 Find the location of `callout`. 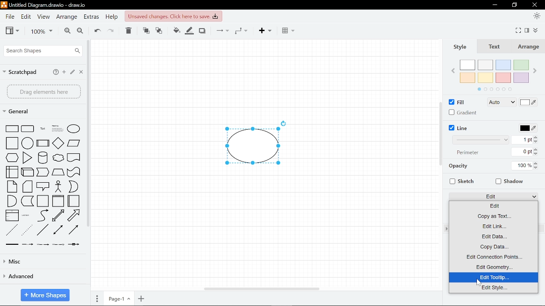

callout is located at coordinates (43, 187).